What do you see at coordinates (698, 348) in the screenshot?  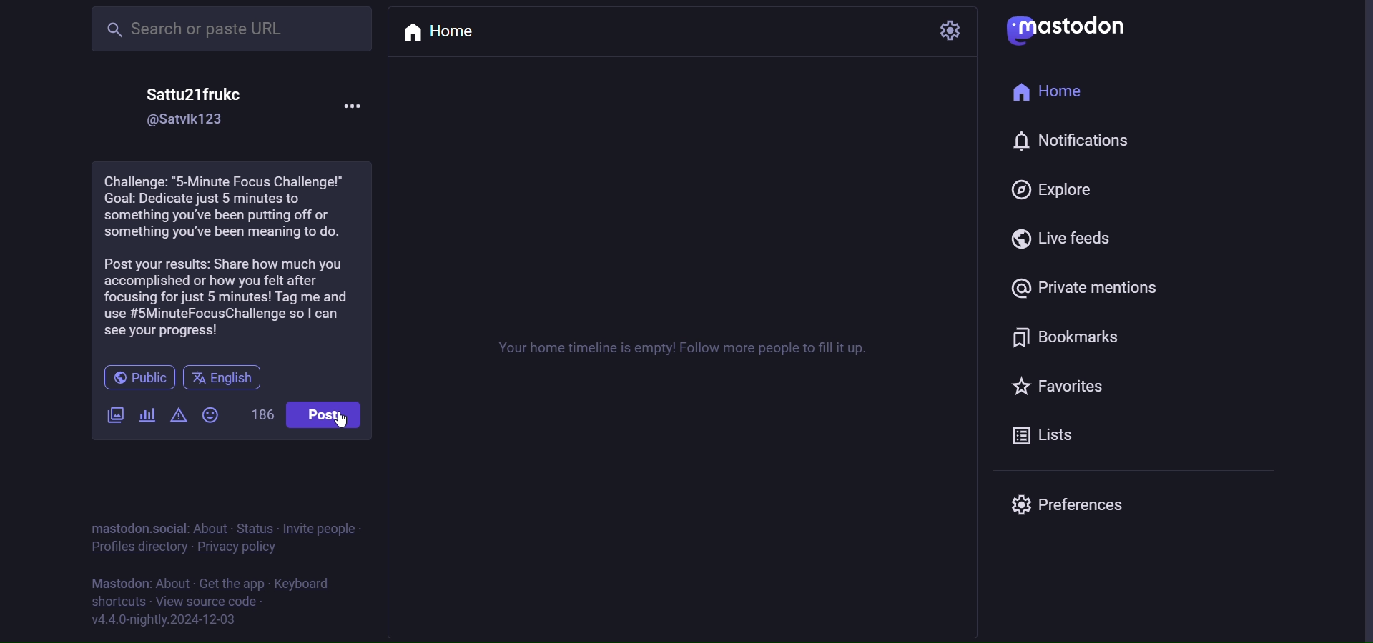 I see `your home timeline is empty` at bounding box center [698, 348].